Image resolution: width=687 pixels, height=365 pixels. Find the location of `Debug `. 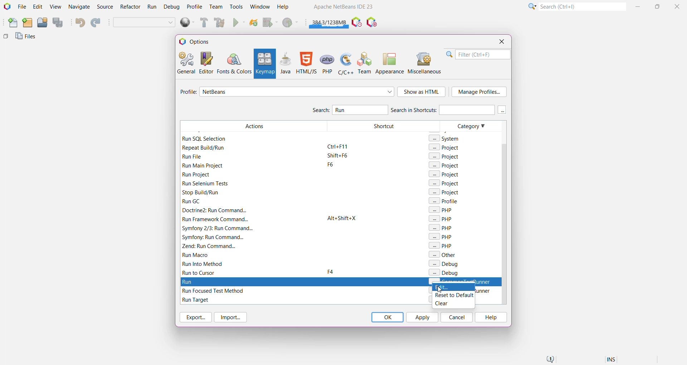

Debug  is located at coordinates (171, 7).